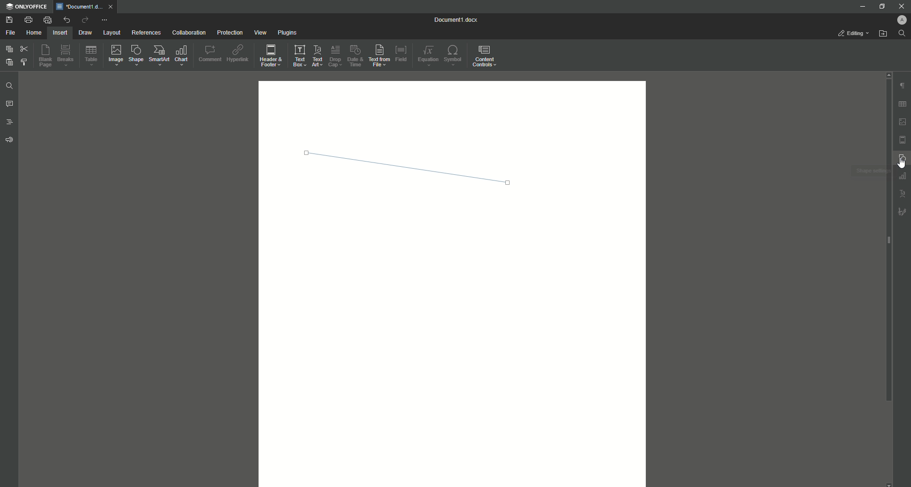 The image size is (911, 487). What do you see at coordinates (272, 56) in the screenshot?
I see `Header and Footer` at bounding box center [272, 56].